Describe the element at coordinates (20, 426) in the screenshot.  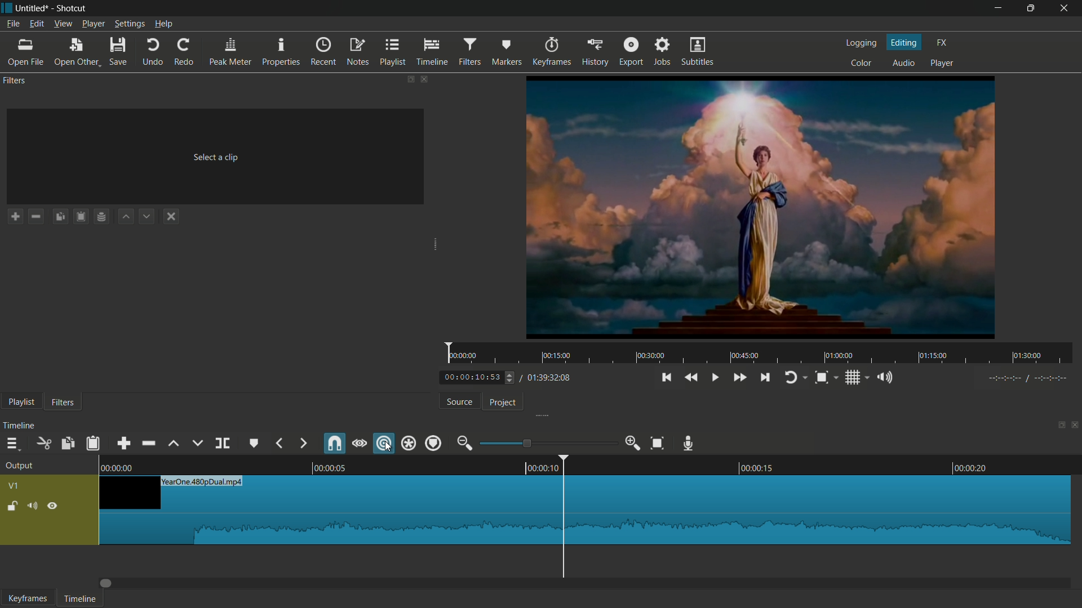
I see `timeline` at that location.